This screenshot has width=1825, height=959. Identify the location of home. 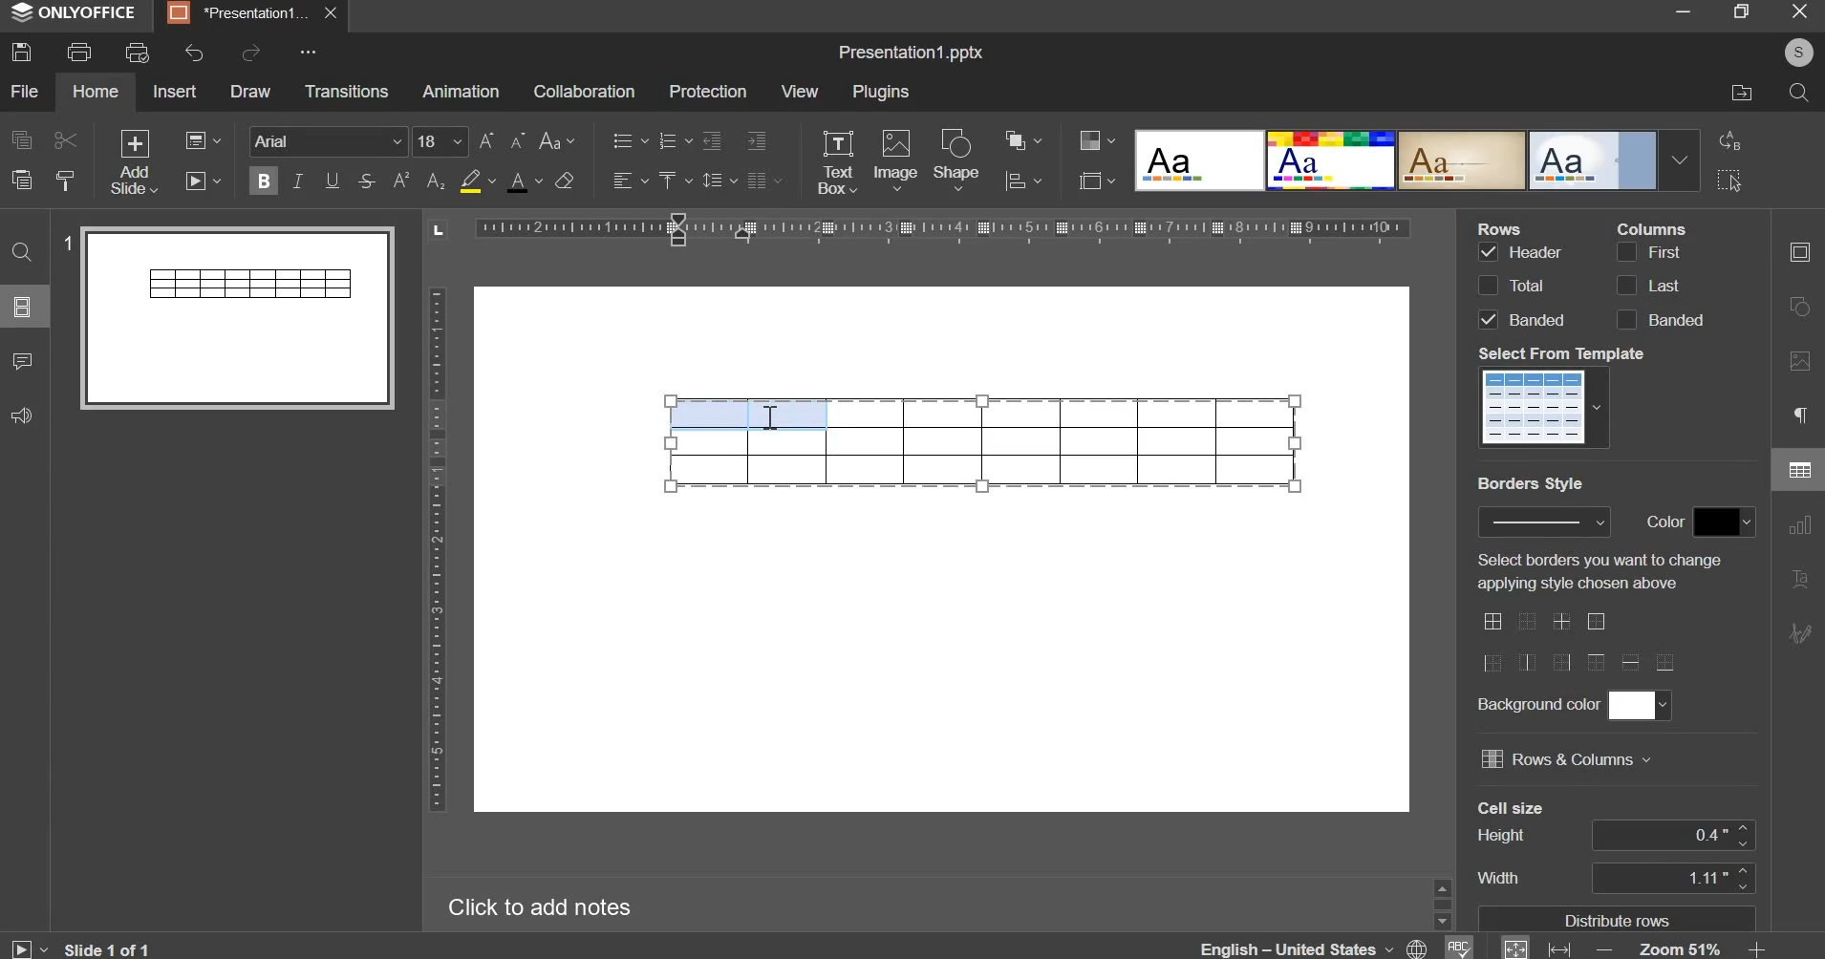
(95, 91).